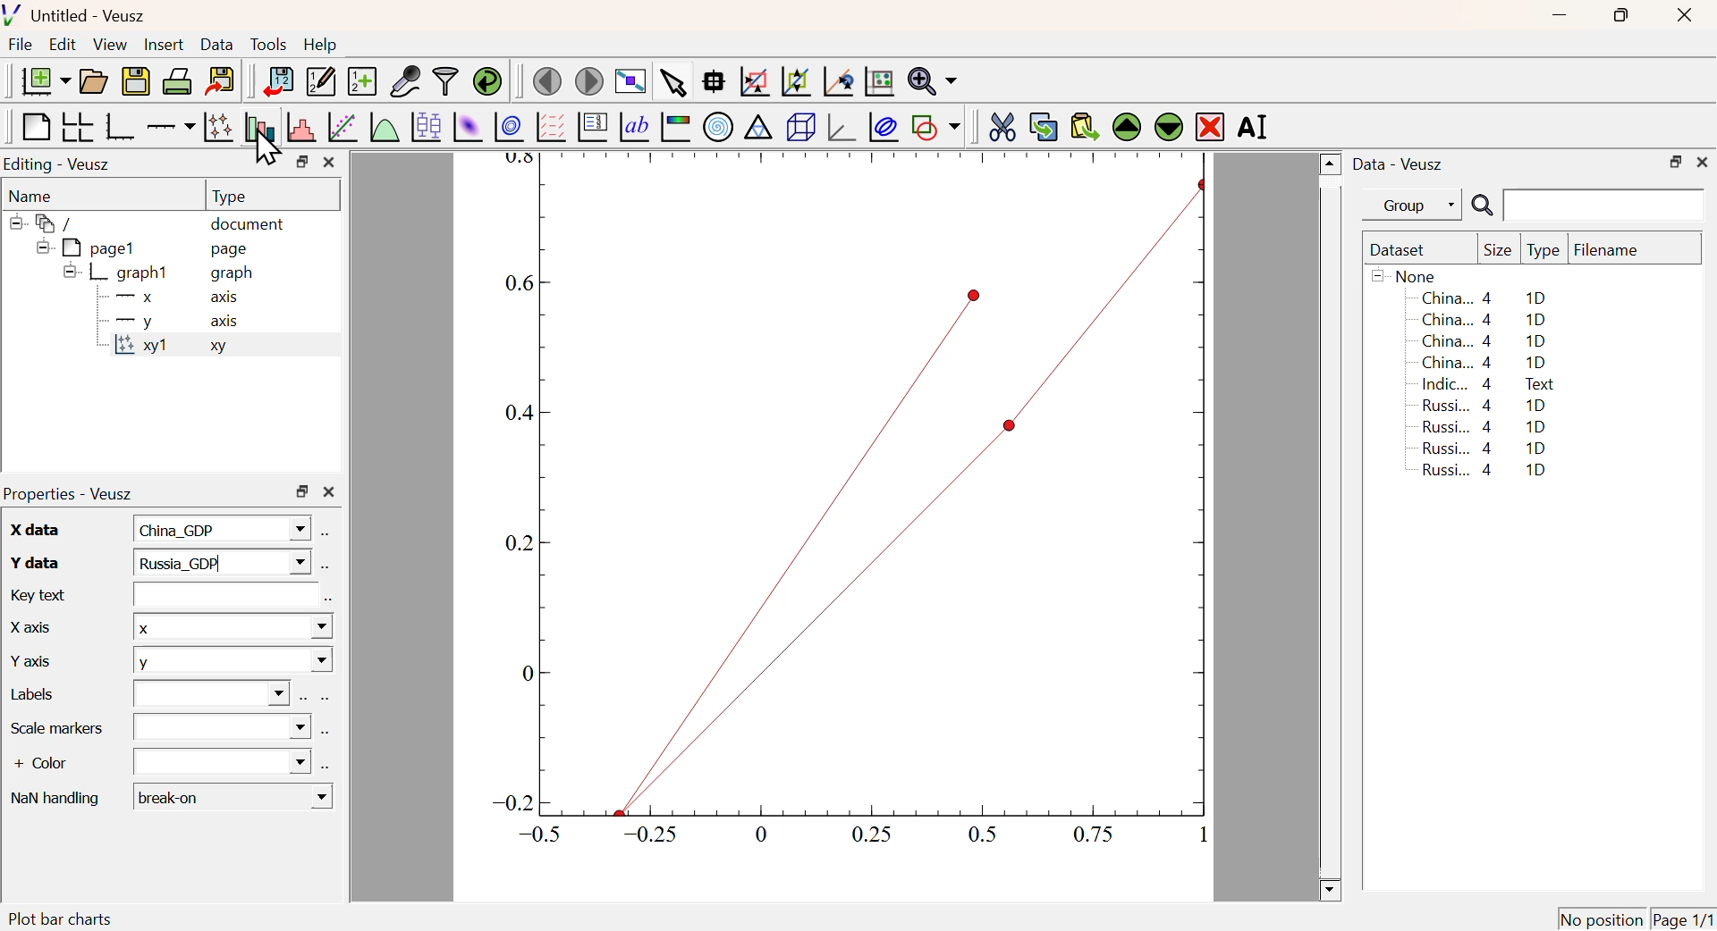 The height and width of the screenshot is (931, 1717). What do you see at coordinates (136, 82) in the screenshot?
I see `Save` at bounding box center [136, 82].